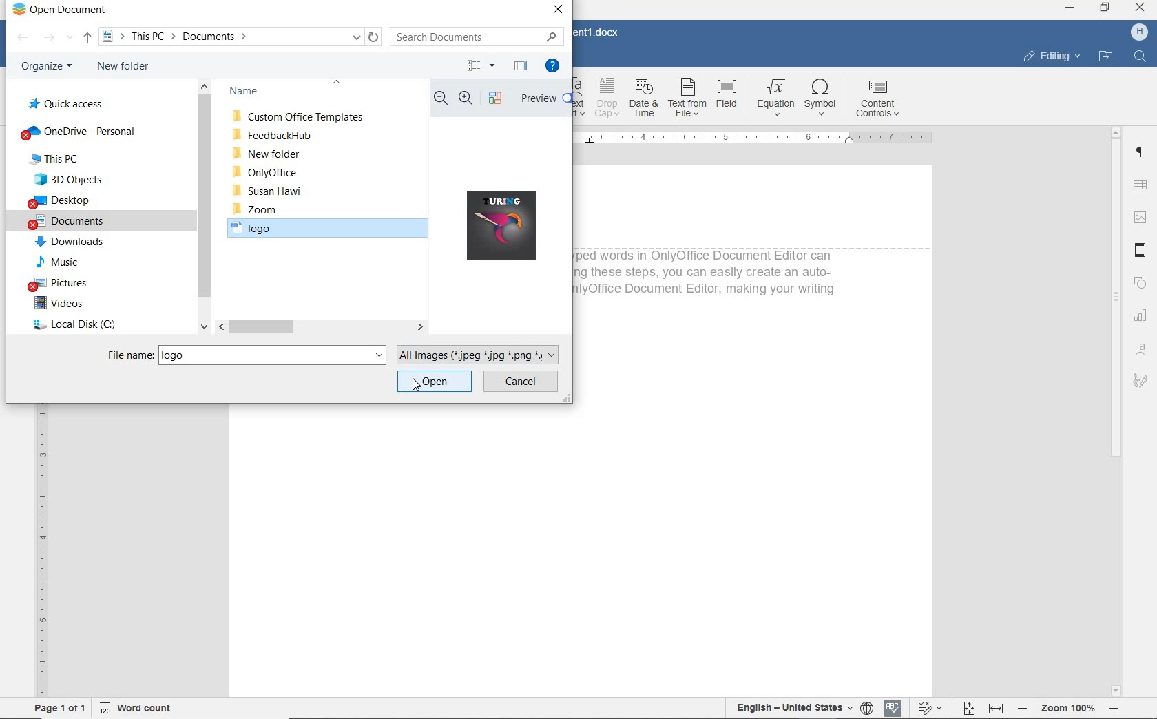  I want to click on OPEN FILE LOCTION, so click(1106, 57).